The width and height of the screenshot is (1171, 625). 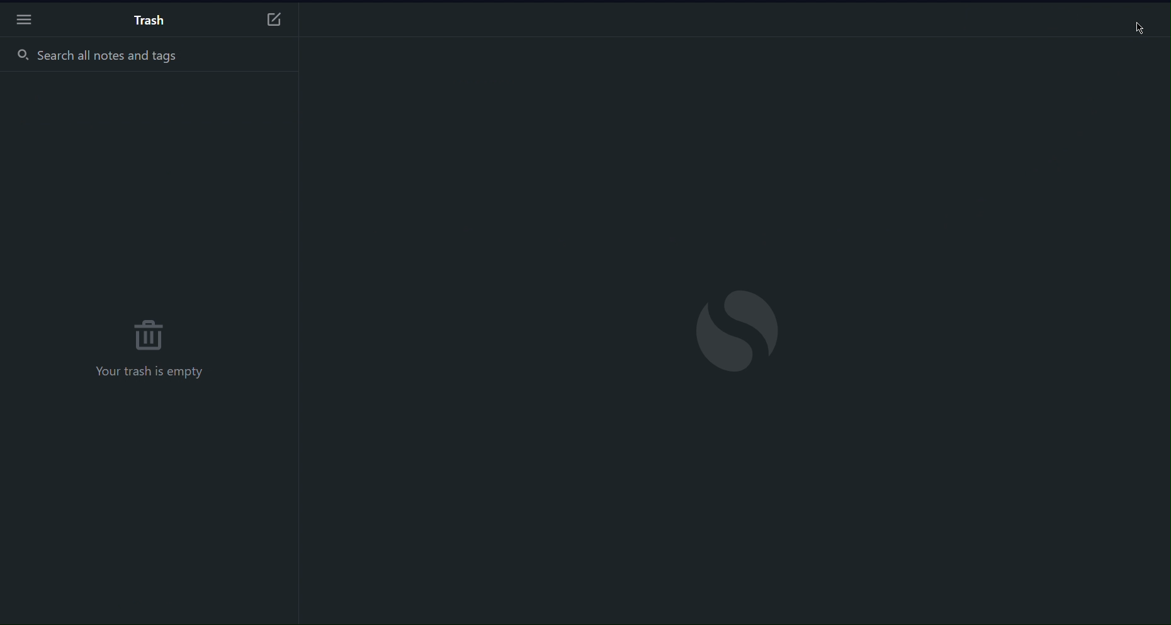 I want to click on trash logo, so click(x=150, y=333).